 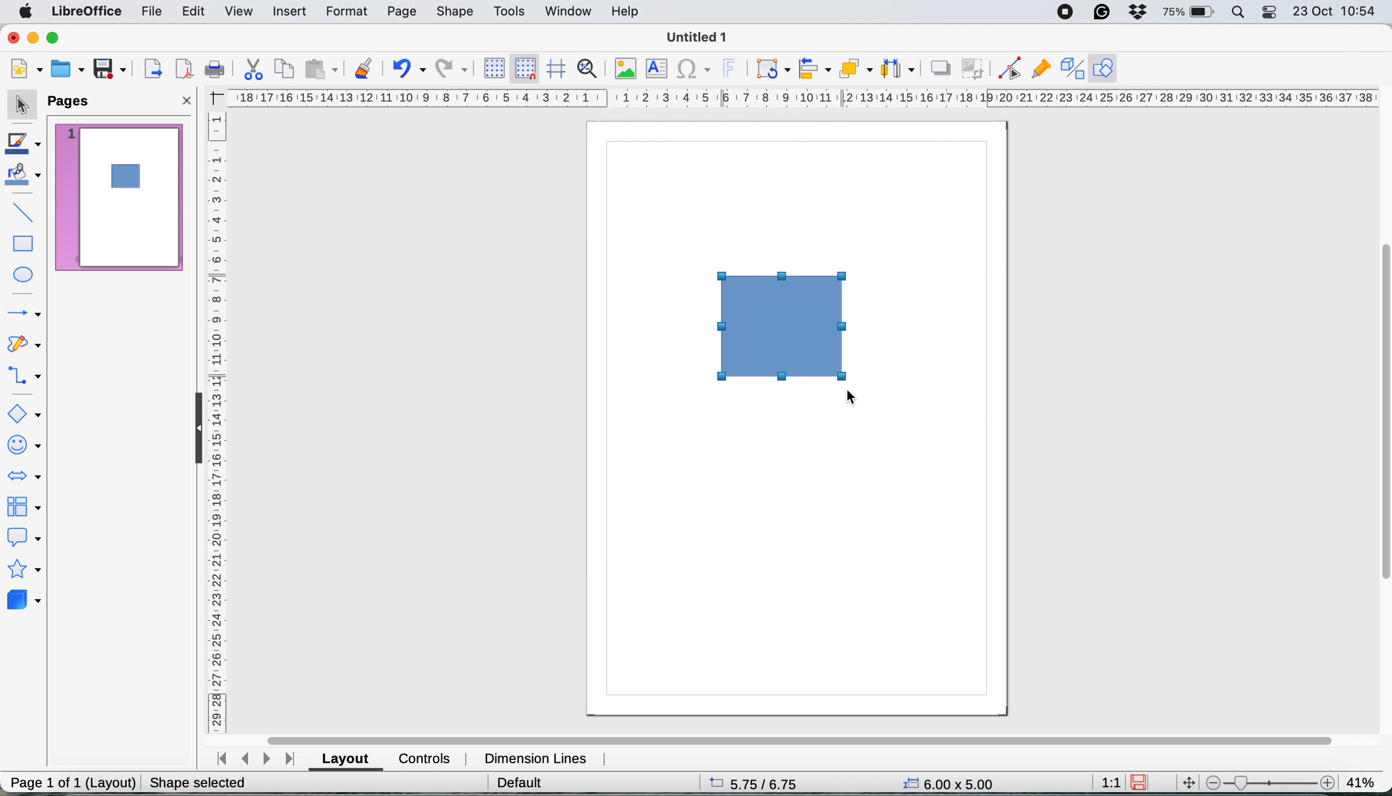 I want to click on cut, so click(x=252, y=69).